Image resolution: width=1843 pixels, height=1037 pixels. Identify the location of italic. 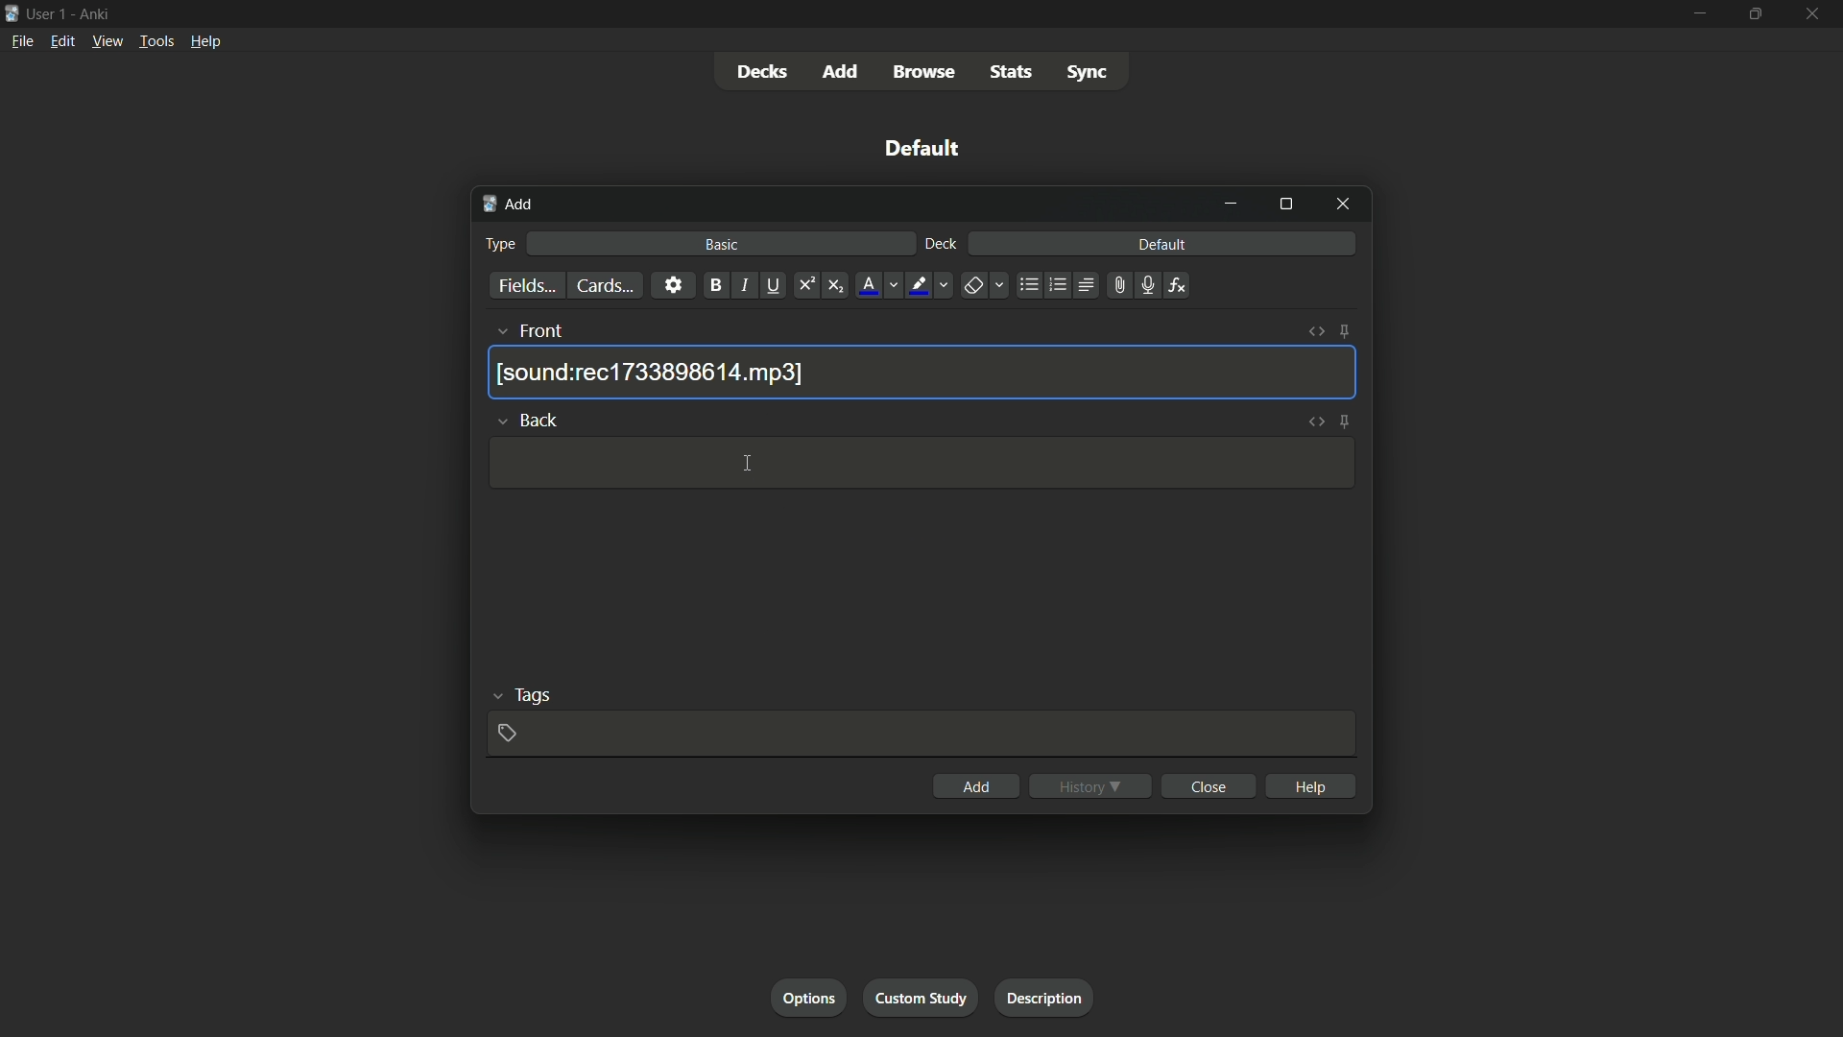
(745, 287).